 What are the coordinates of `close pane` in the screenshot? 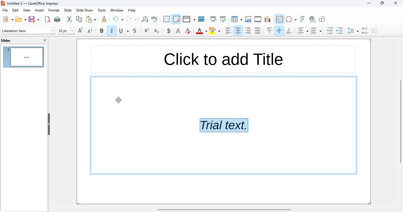 It's located at (45, 40).